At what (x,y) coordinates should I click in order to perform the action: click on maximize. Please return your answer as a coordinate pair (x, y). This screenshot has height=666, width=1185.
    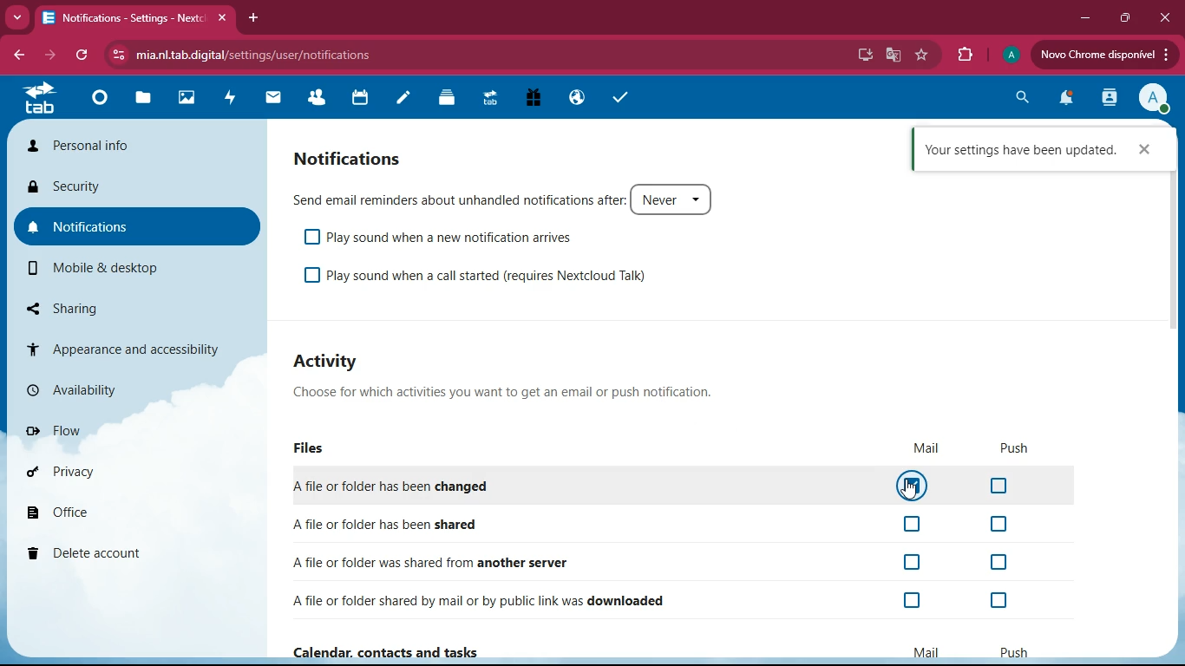
    Looking at the image, I should click on (1127, 18).